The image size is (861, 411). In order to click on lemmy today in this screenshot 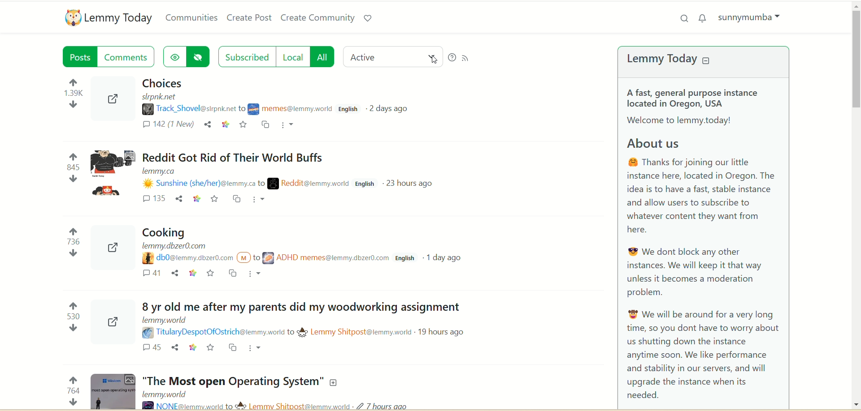, I will do `click(676, 60)`.